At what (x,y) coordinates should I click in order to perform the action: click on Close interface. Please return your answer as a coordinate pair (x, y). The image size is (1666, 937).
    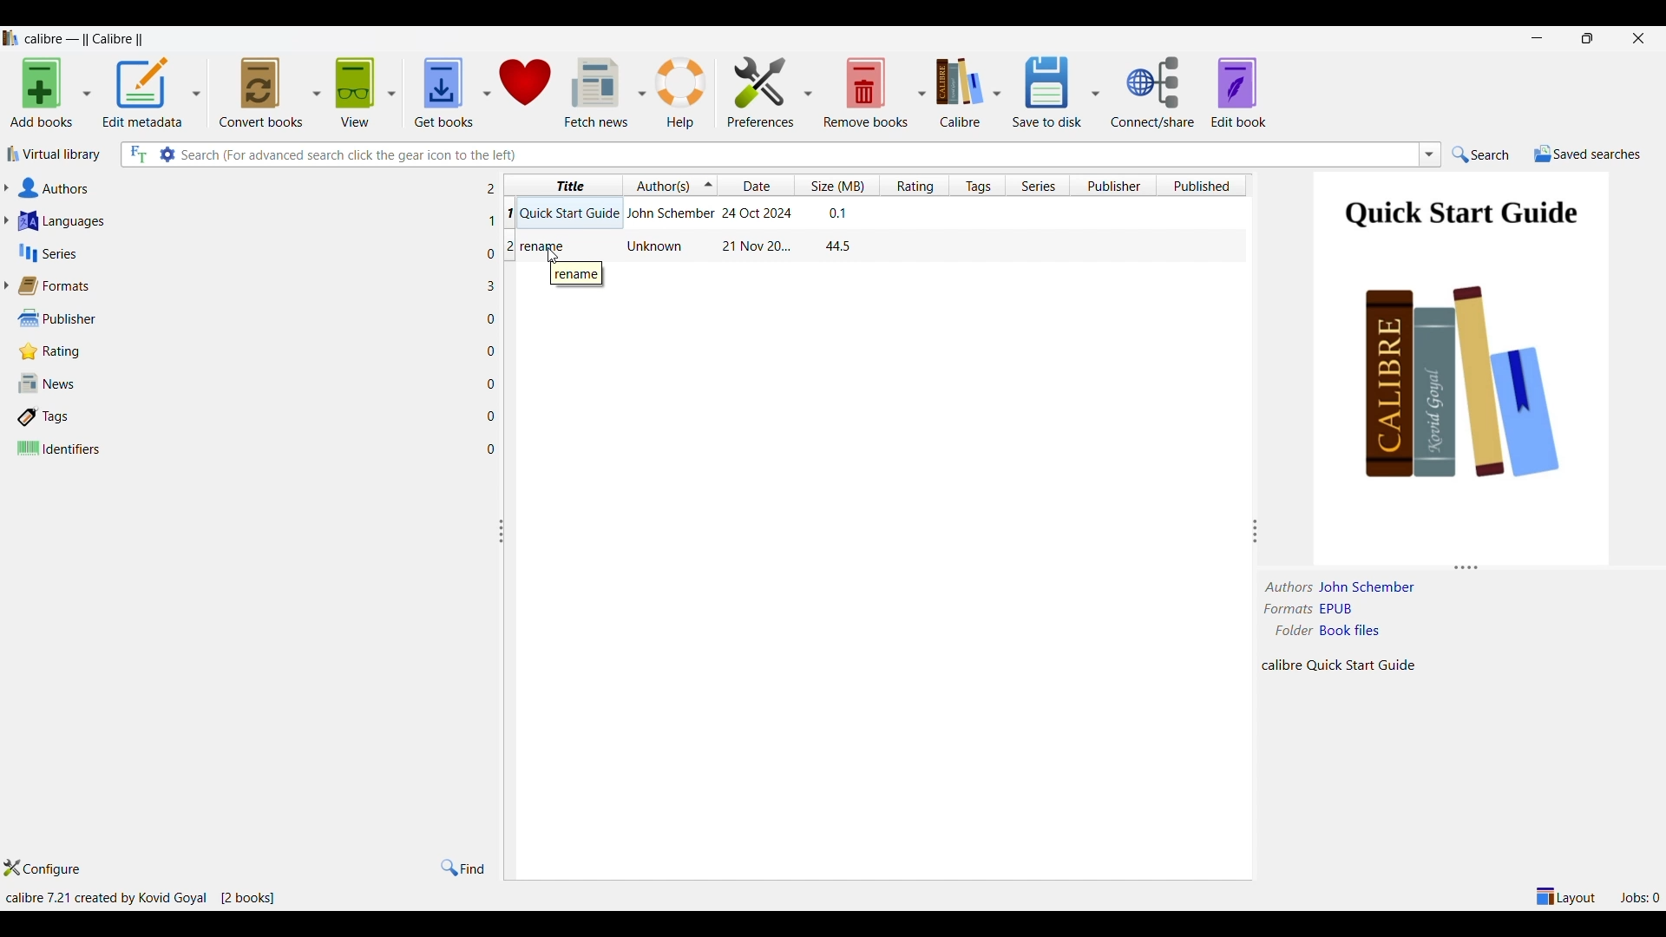
    Looking at the image, I should click on (1638, 38).